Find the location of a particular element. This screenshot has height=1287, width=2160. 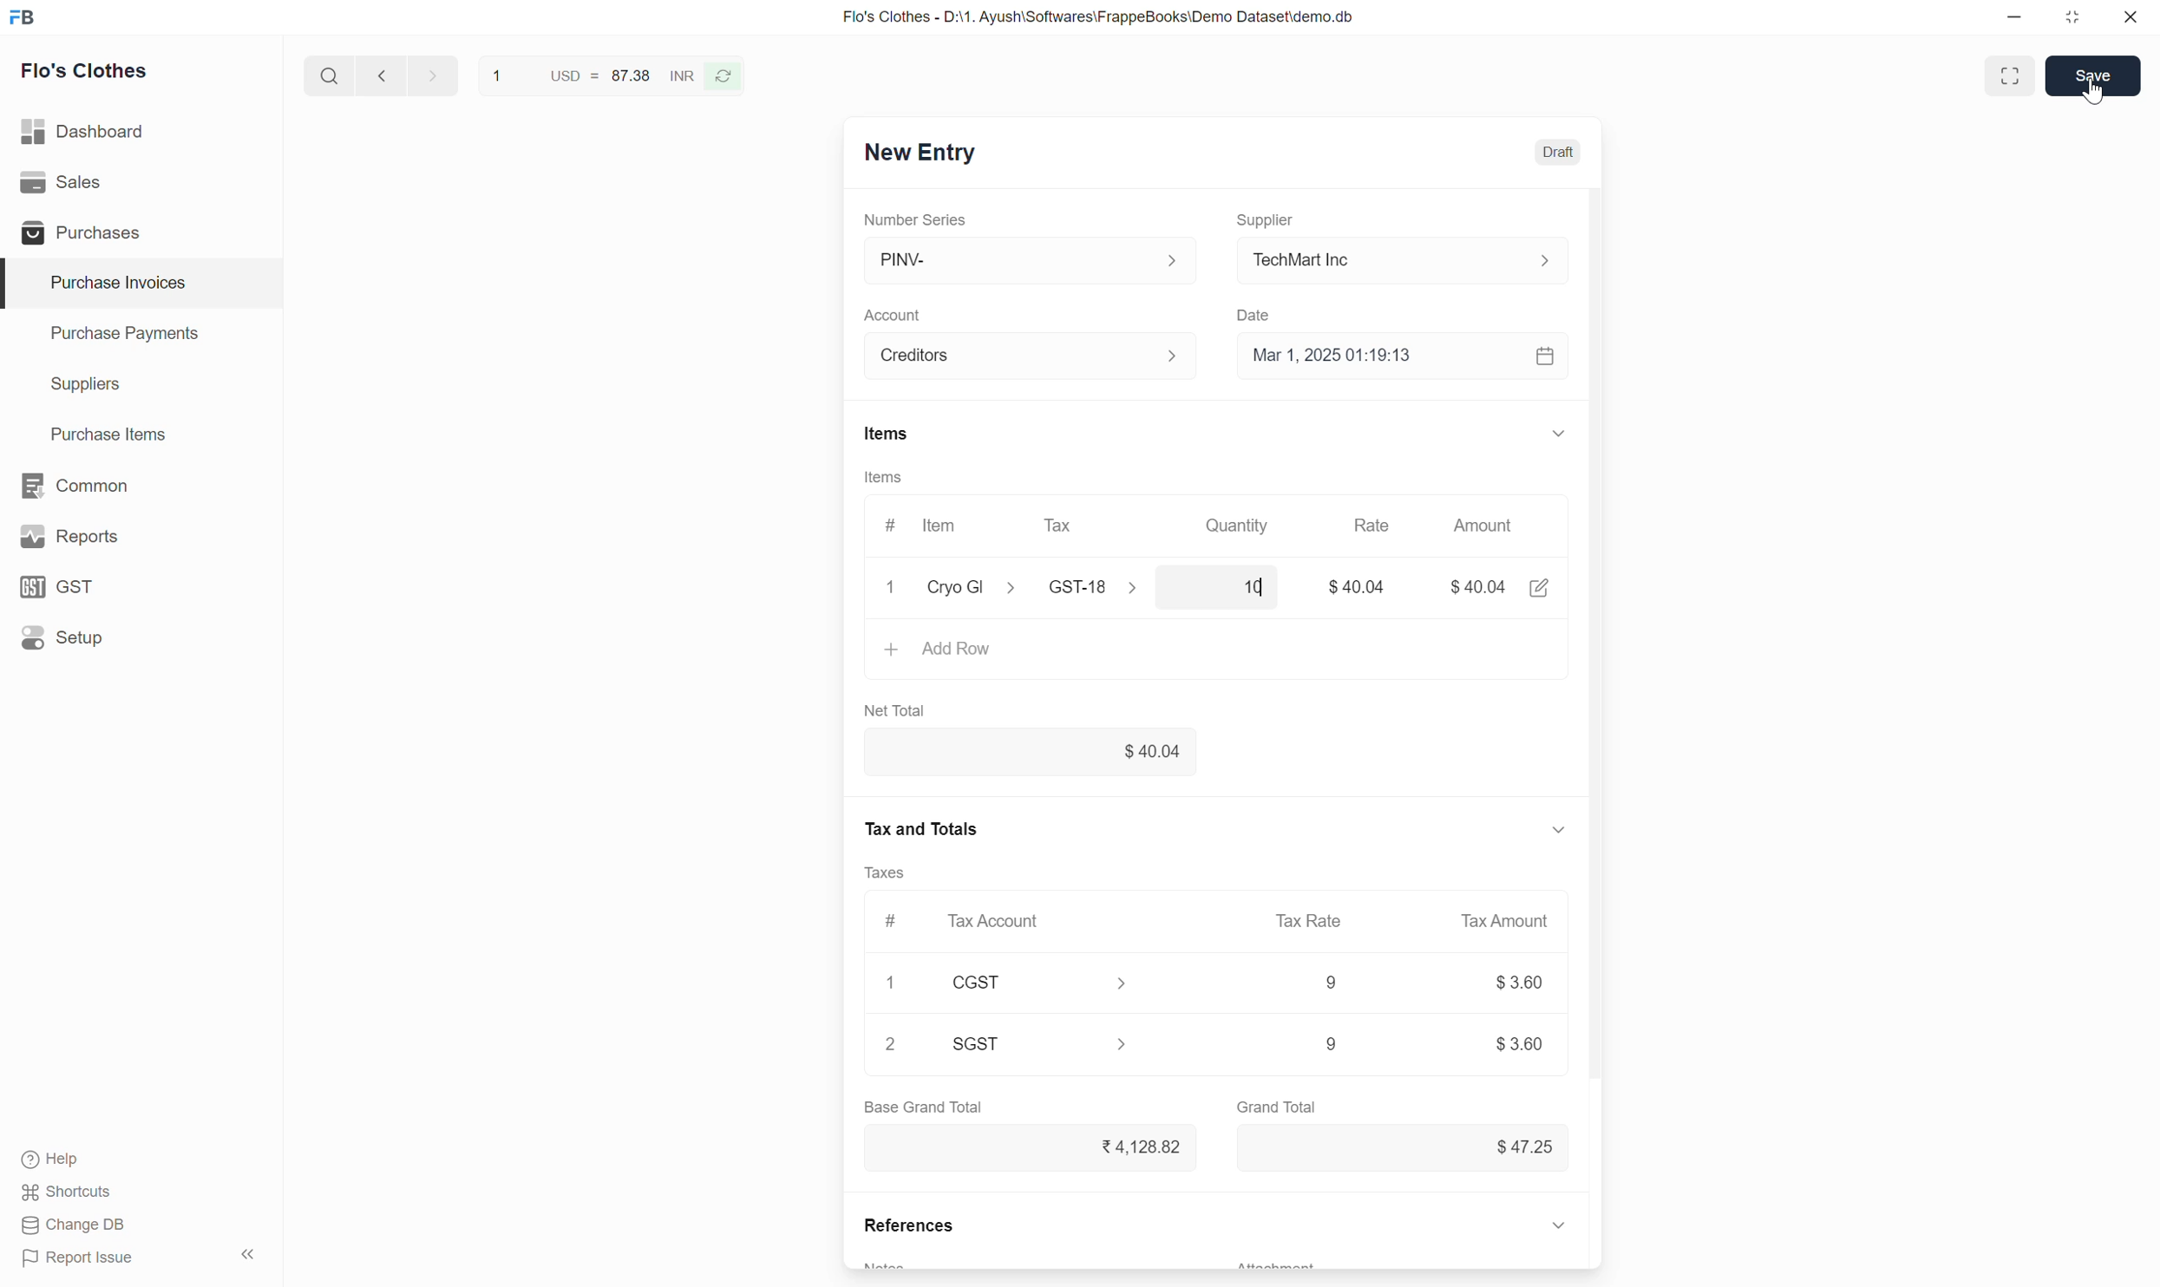

Report issue is located at coordinates (84, 1261).